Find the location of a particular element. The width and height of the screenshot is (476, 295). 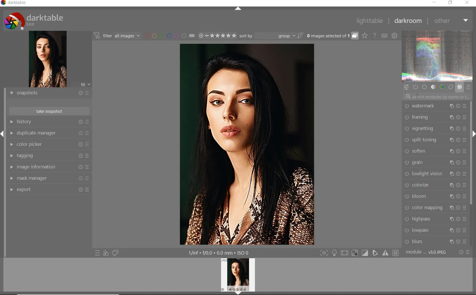

TAGGING is located at coordinates (48, 156).